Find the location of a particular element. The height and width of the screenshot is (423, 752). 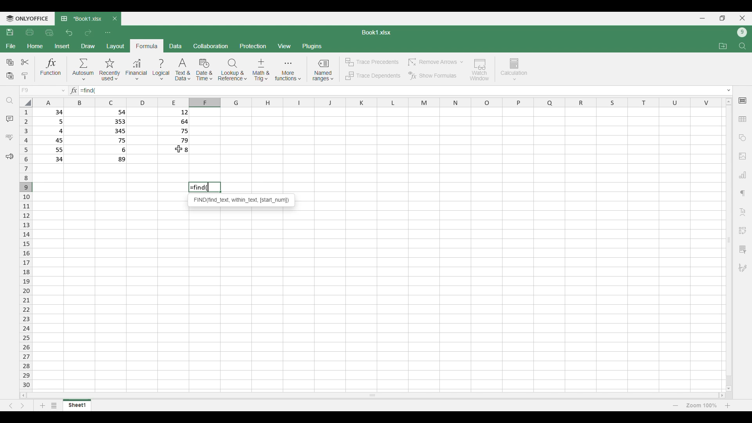

Watch window is located at coordinates (480, 70).